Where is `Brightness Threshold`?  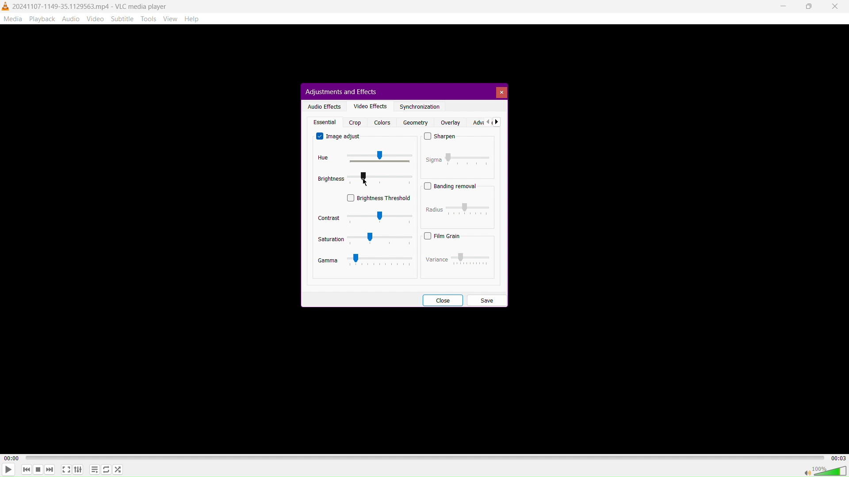
Brightness Threshold is located at coordinates (379, 197).